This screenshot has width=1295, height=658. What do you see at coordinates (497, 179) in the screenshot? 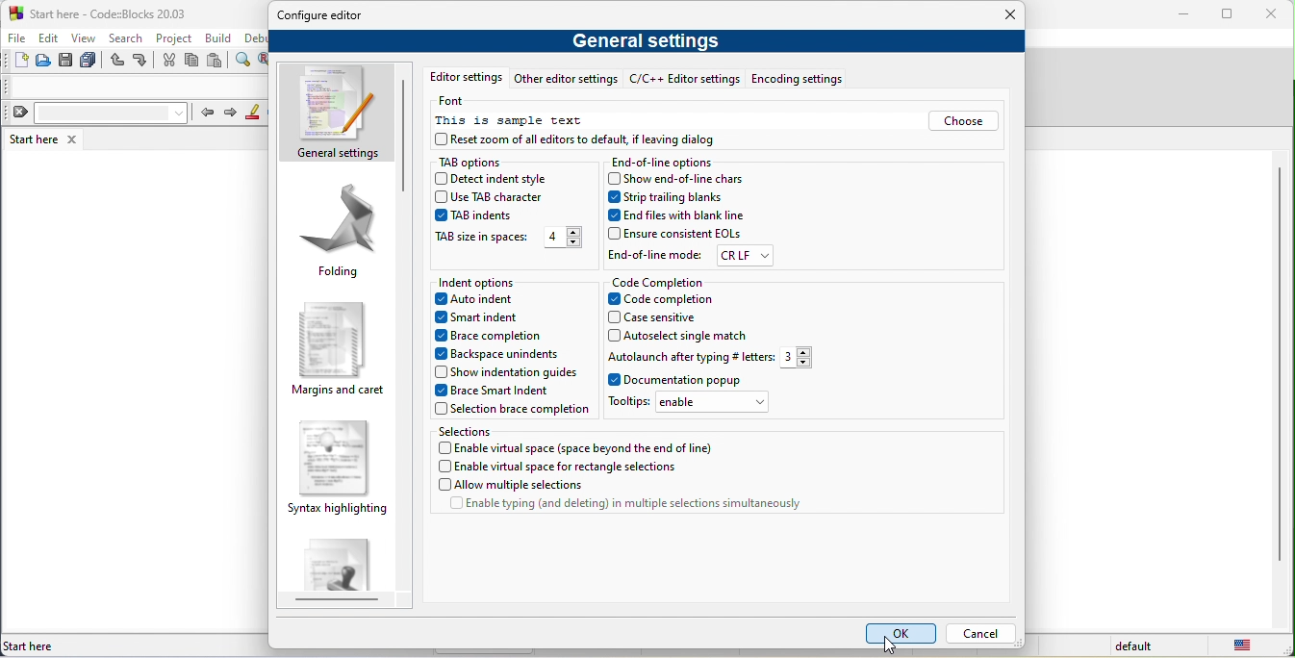
I see `direct indent style` at bounding box center [497, 179].